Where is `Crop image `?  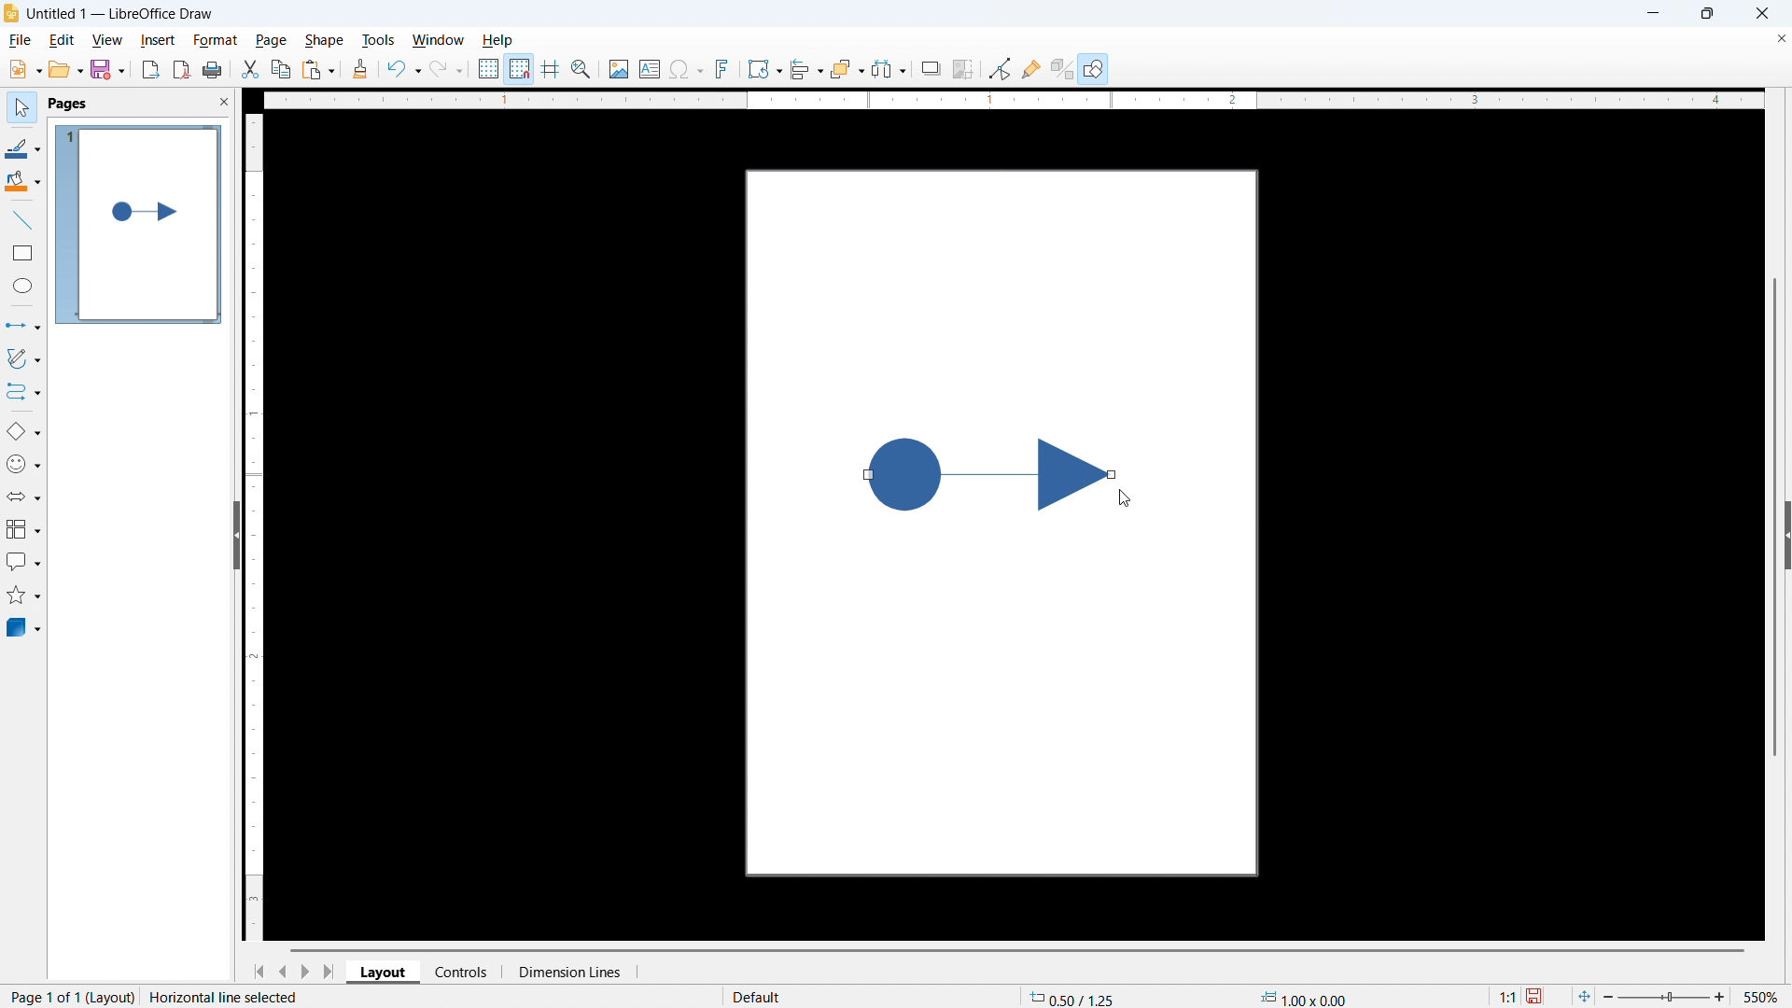 Crop image  is located at coordinates (964, 68).